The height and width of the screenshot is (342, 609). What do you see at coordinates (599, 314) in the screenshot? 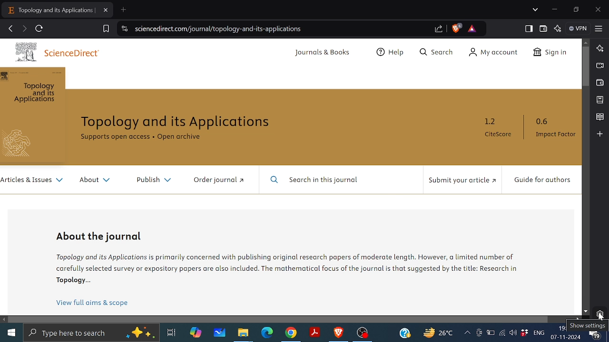
I see `Settings` at bounding box center [599, 314].